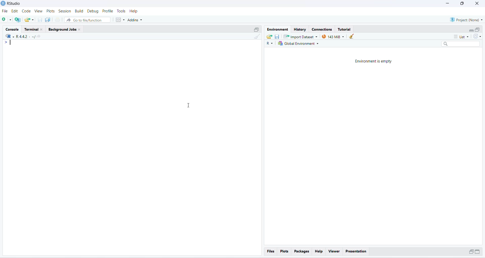 The width and height of the screenshot is (485, 258). Describe the element at coordinates (334, 251) in the screenshot. I see `viewer` at that location.